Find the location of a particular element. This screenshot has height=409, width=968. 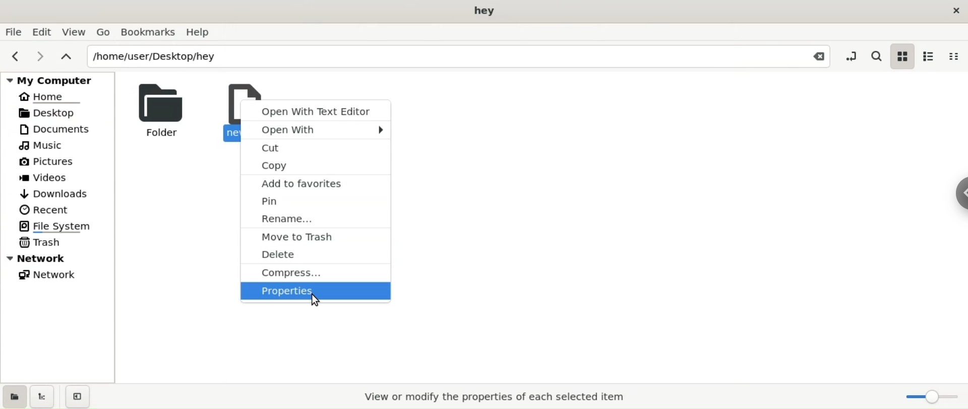

zoom is located at coordinates (929, 397).